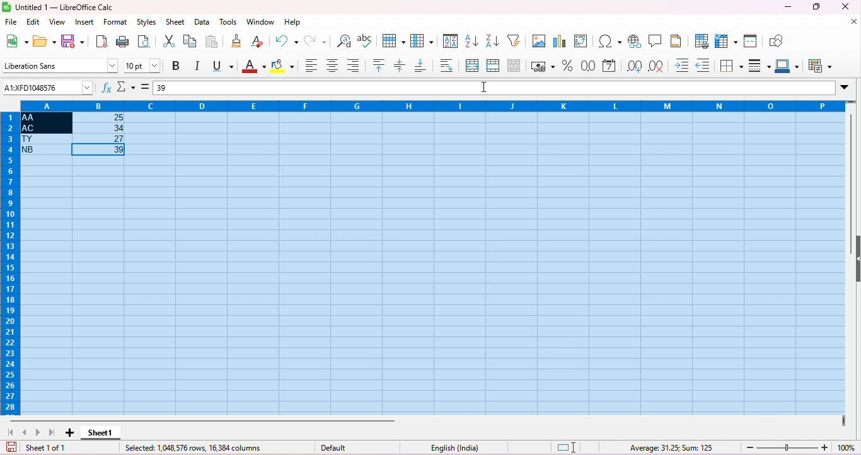 This screenshot has width=861, height=455. What do you see at coordinates (204, 420) in the screenshot?
I see `horizontal scroll bar` at bounding box center [204, 420].